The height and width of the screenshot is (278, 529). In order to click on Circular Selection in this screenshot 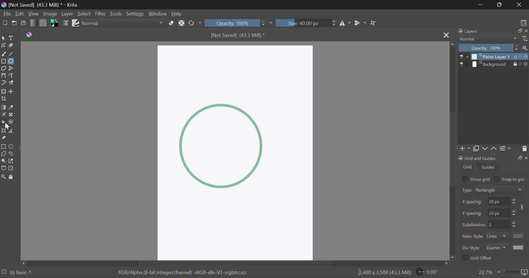, I will do `click(12, 146)`.